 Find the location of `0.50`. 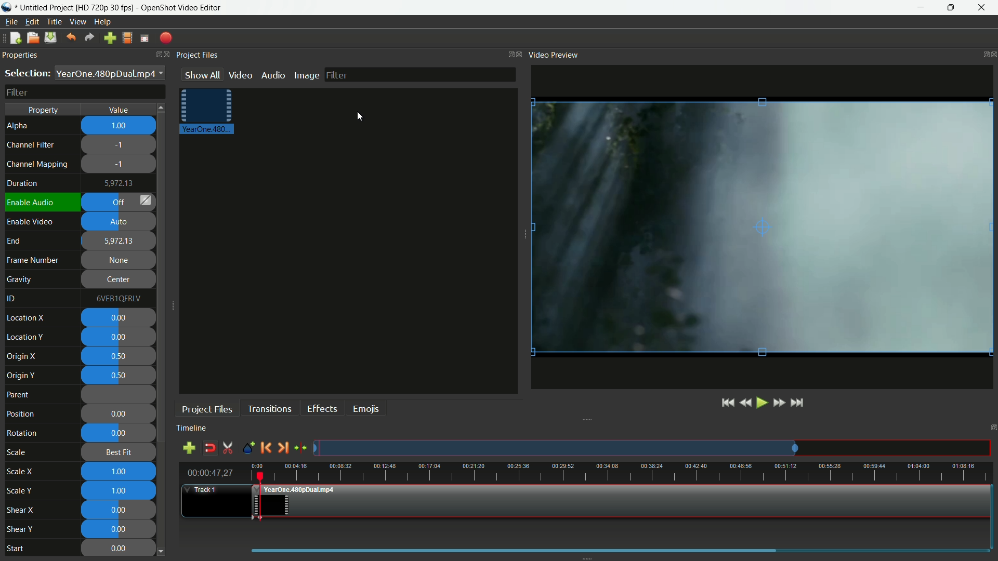

0.50 is located at coordinates (121, 355).